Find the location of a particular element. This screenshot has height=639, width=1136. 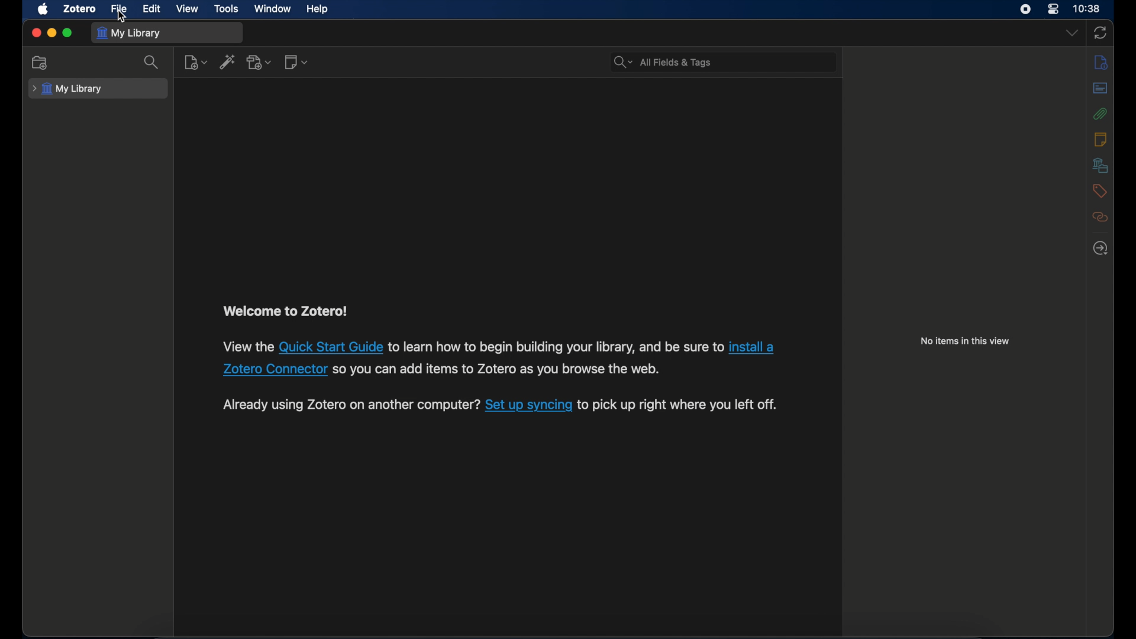

no items in this view is located at coordinates (965, 341).